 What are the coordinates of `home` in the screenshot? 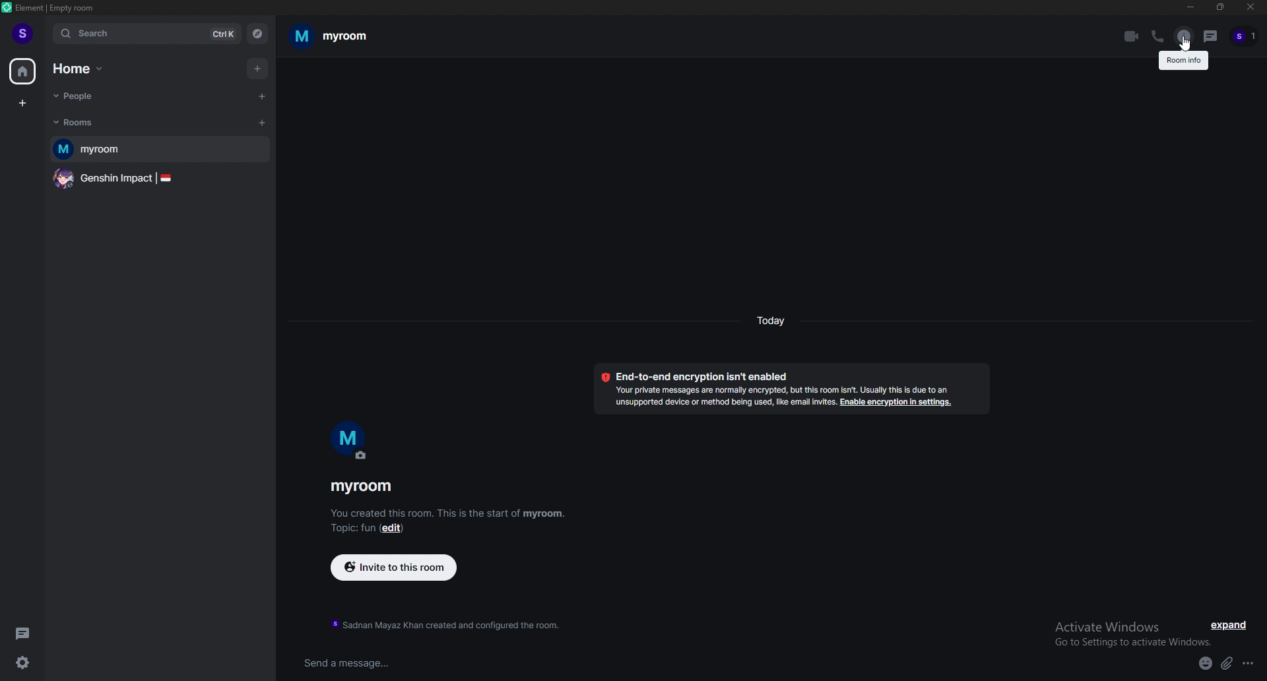 It's located at (23, 71).